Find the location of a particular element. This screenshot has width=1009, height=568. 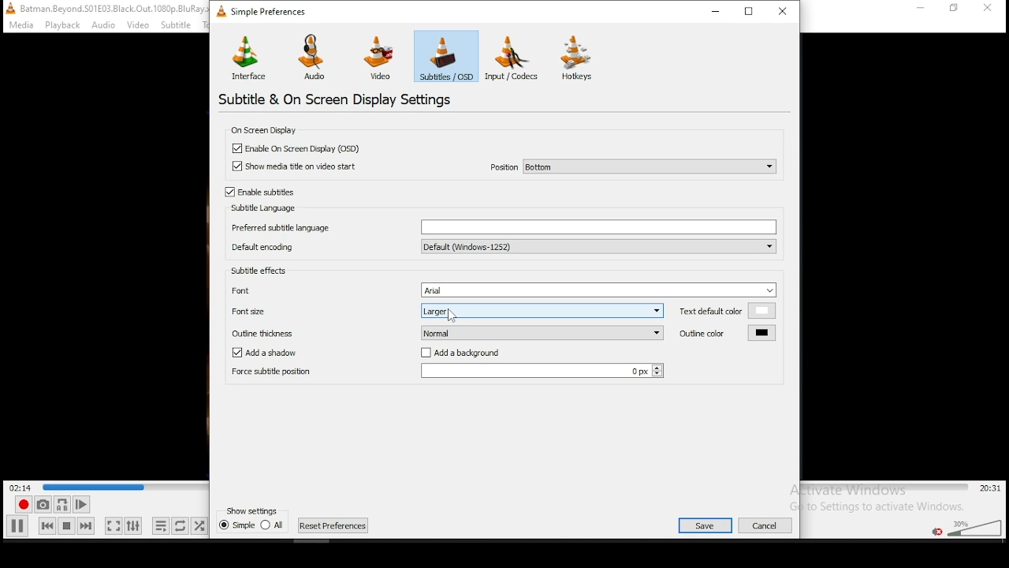

checkbox: add a shadow is located at coordinates (265, 353).